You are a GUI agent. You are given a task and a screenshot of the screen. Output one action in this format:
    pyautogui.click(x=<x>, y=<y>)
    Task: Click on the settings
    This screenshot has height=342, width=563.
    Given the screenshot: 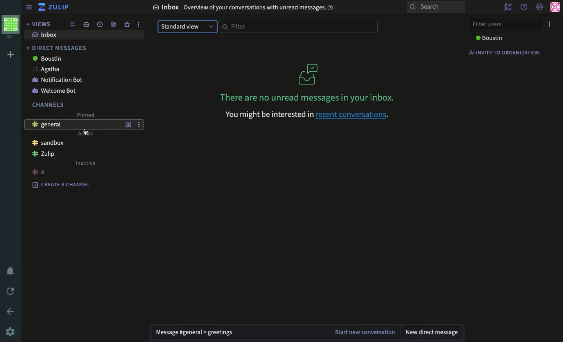 What is the action you would take?
    pyautogui.click(x=10, y=333)
    